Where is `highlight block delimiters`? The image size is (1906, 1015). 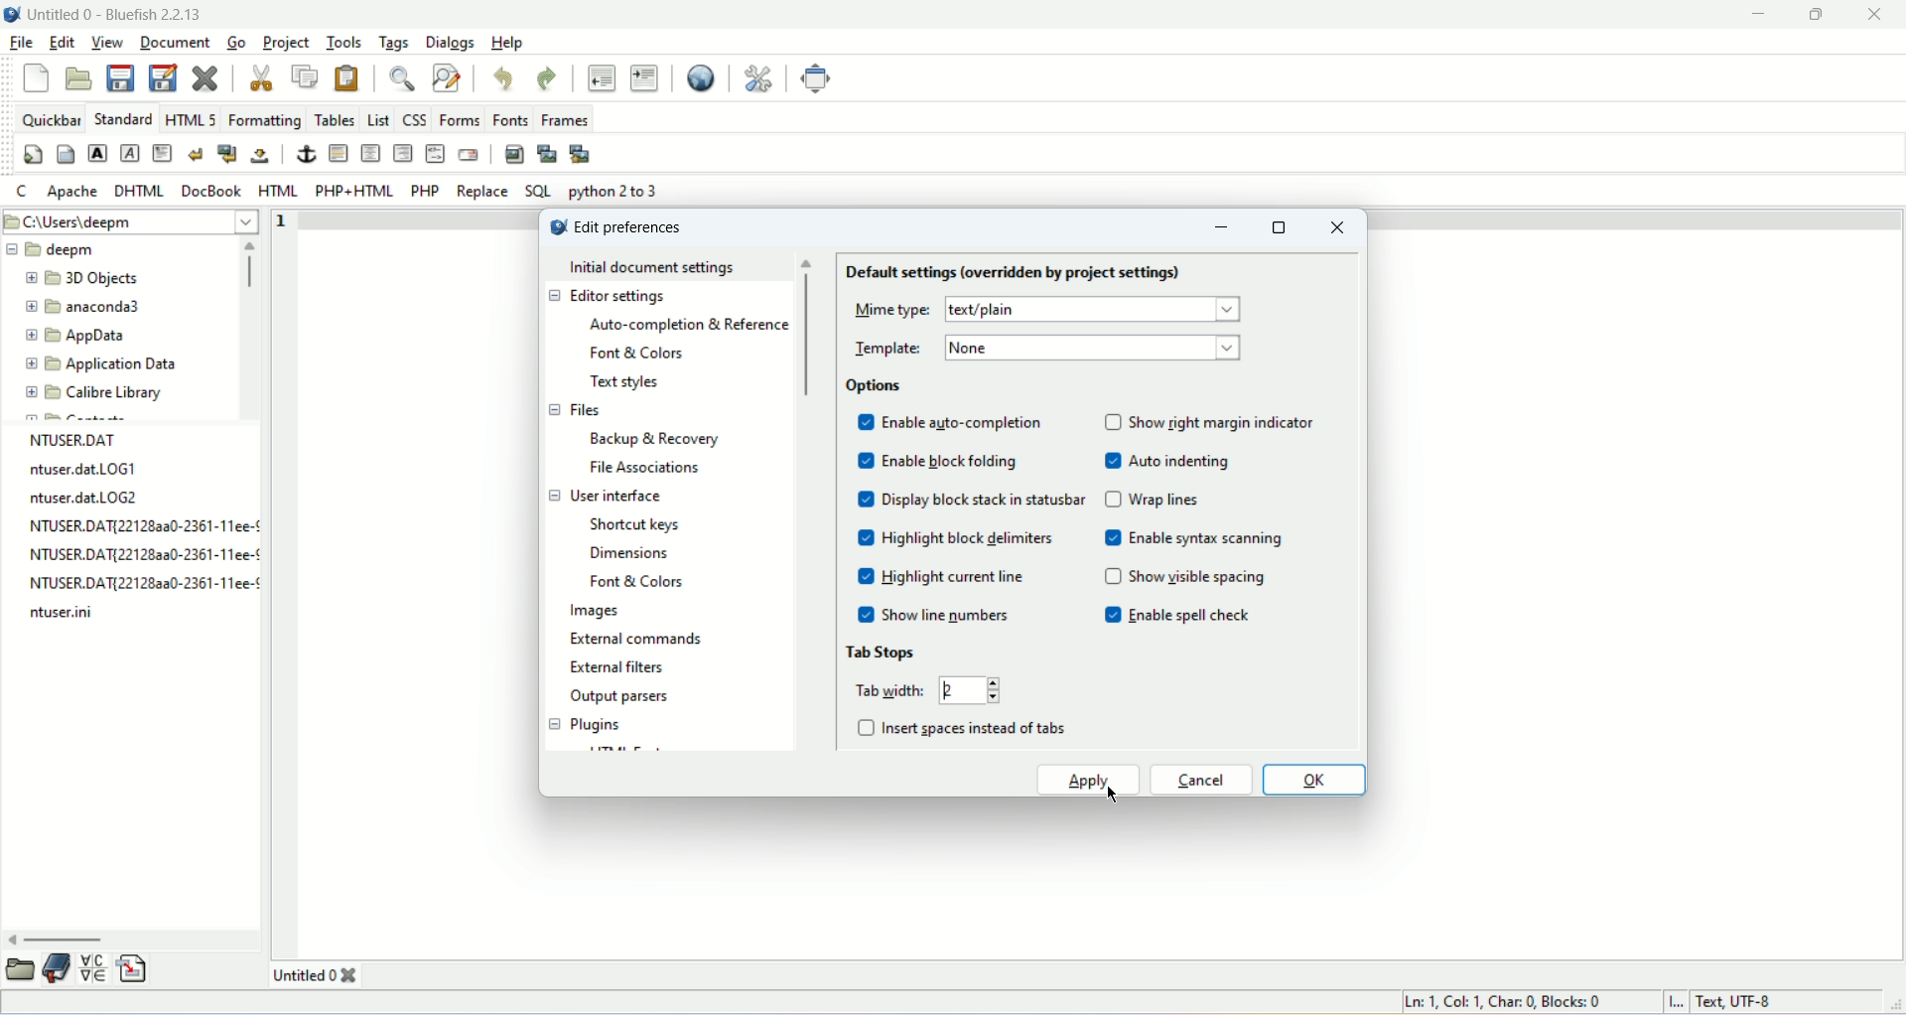 highlight block delimiters is located at coordinates (970, 540).